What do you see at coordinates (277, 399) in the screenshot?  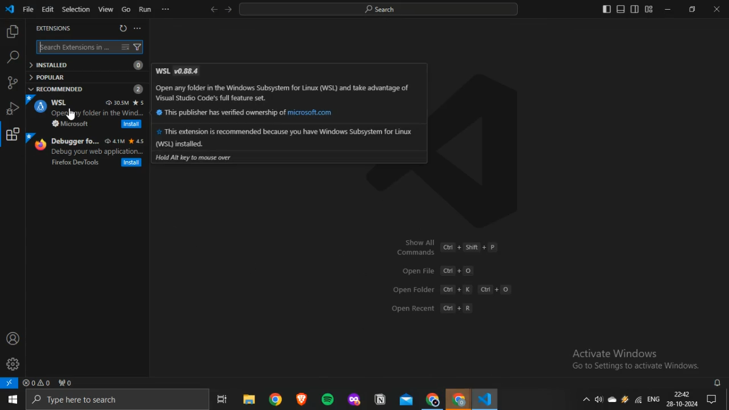 I see `google chrome` at bounding box center [277, 399].